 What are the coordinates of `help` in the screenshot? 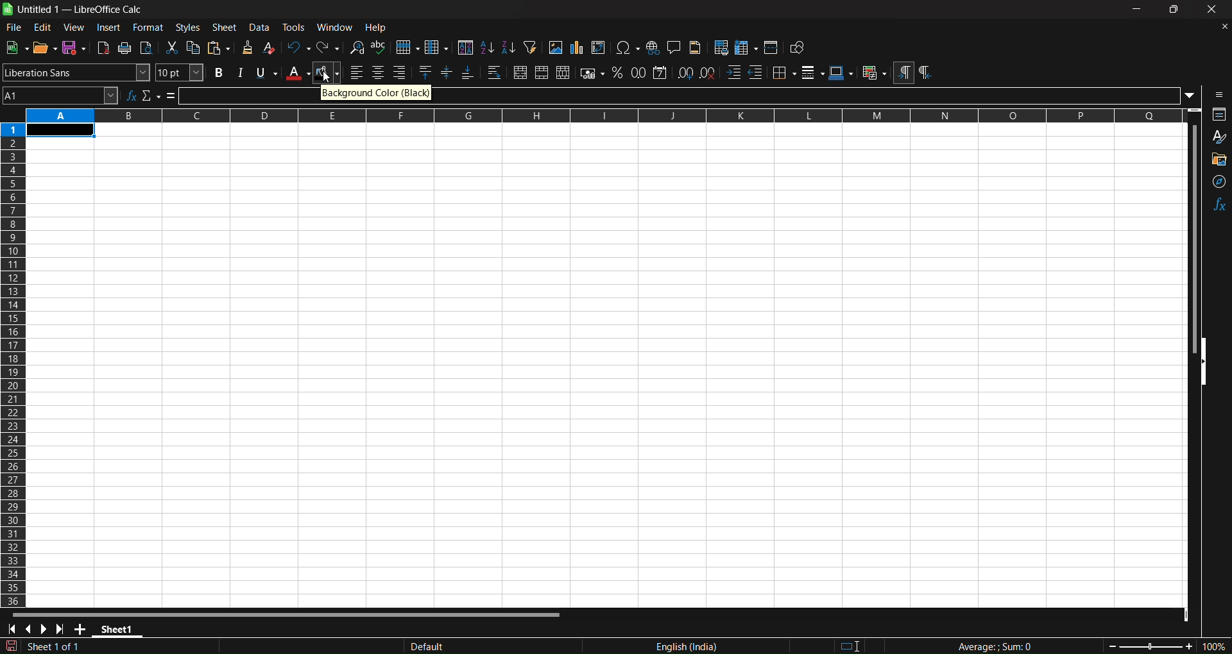 It's located at (377, 28).